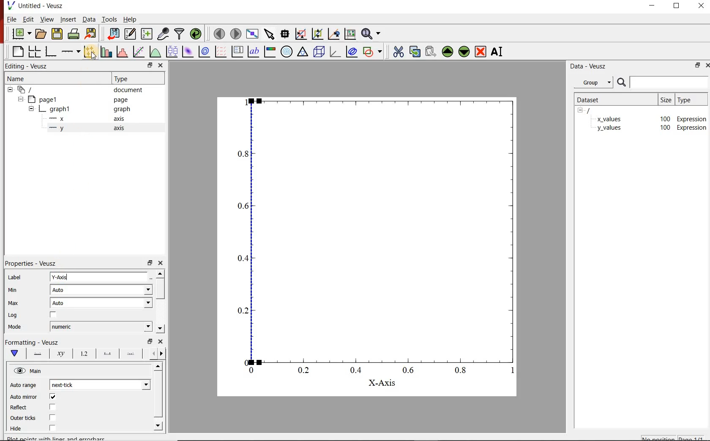 The height and width of the screenshot is (441, 710). What do you see at coordinates (10, 90) in the screenshot?
I see `hide` at bounding box center [10, 90].